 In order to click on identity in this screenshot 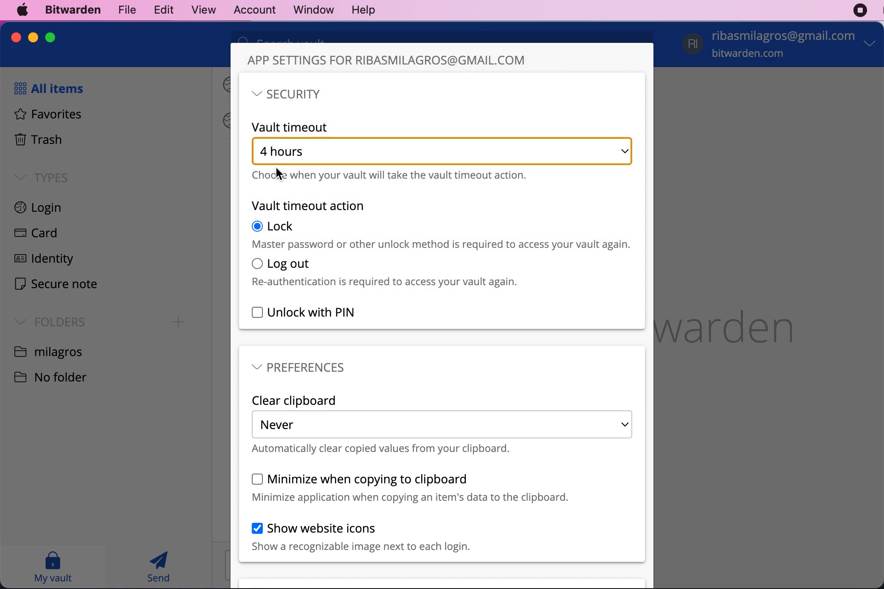, I will do `click(42, 261)`.